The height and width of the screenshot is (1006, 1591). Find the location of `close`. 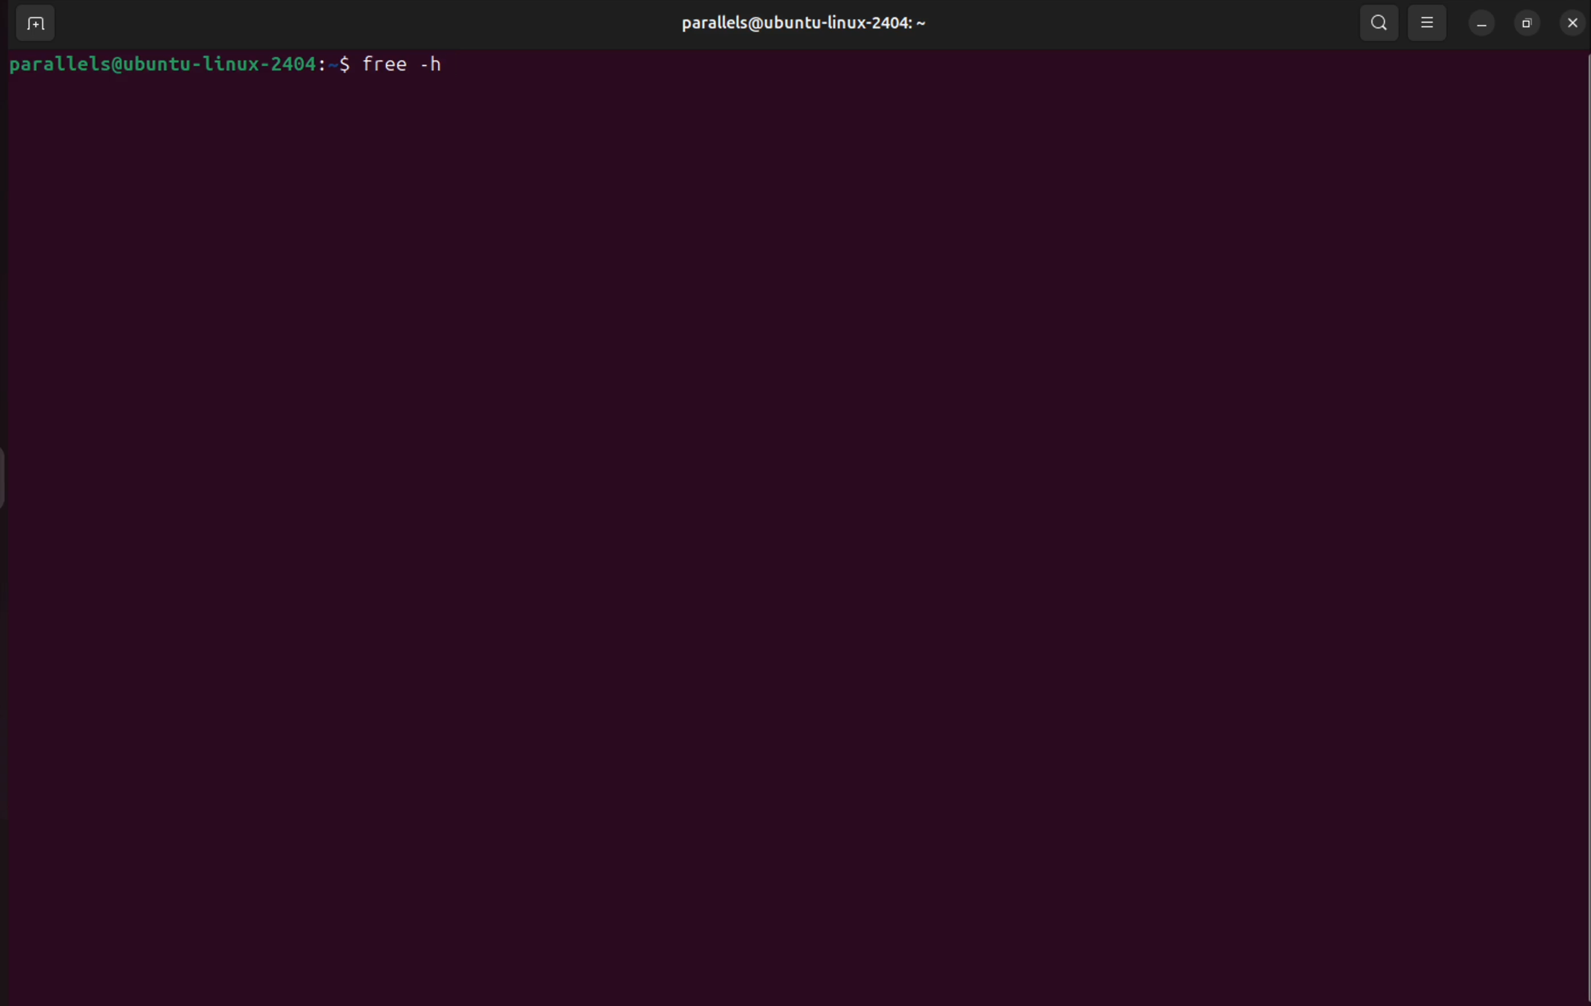

close is located at coordinates (1571, 23).